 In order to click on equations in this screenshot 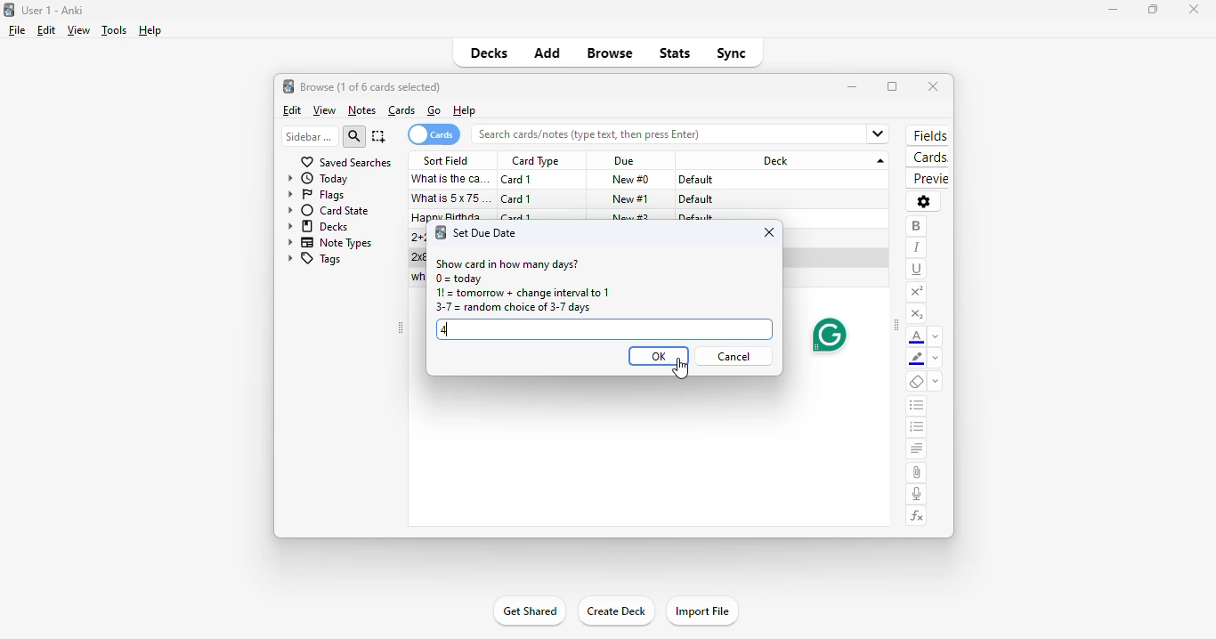, I will do `click(918, 516)`.